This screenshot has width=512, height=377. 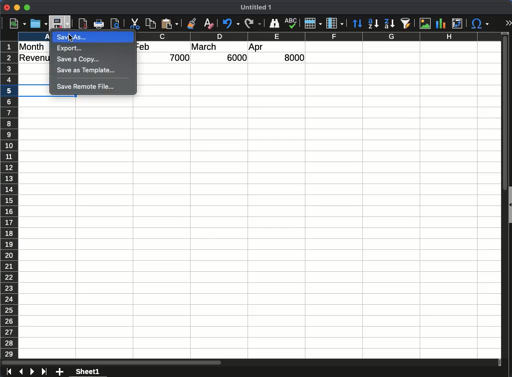 I want to click on clear formatting, so click(x=209, y=23).